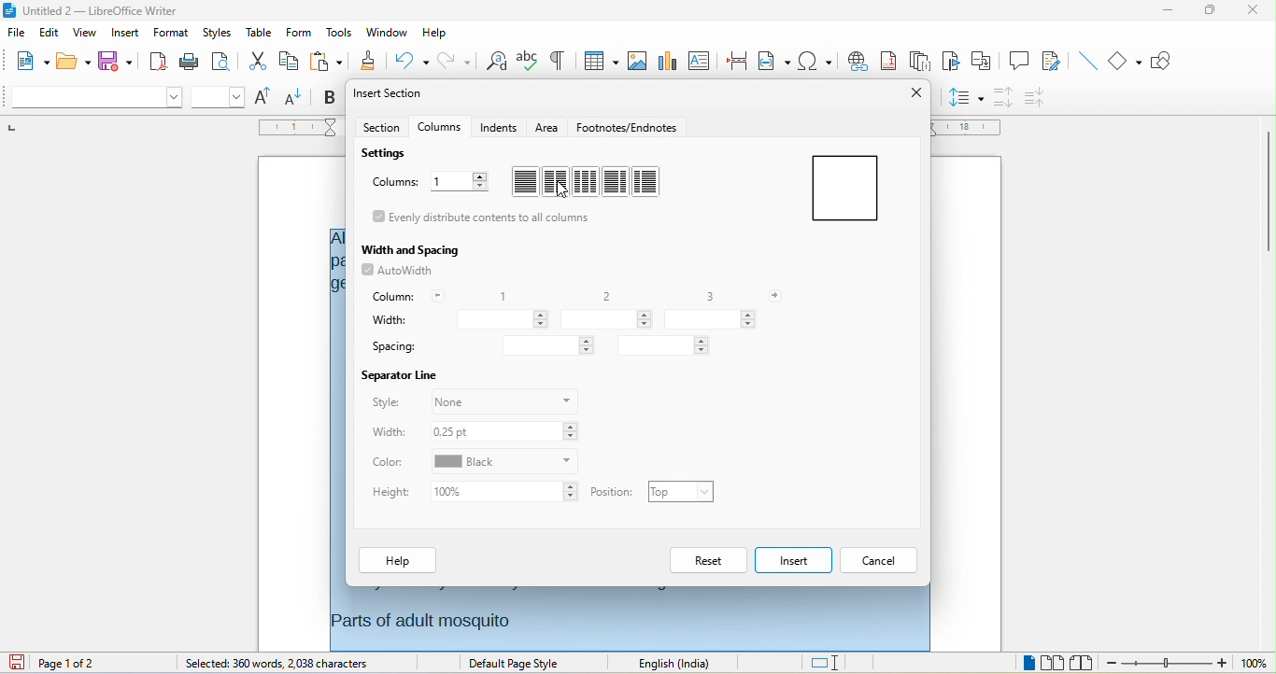 The image size is (1276, 674). I want to click on chart, so click(668, 60).